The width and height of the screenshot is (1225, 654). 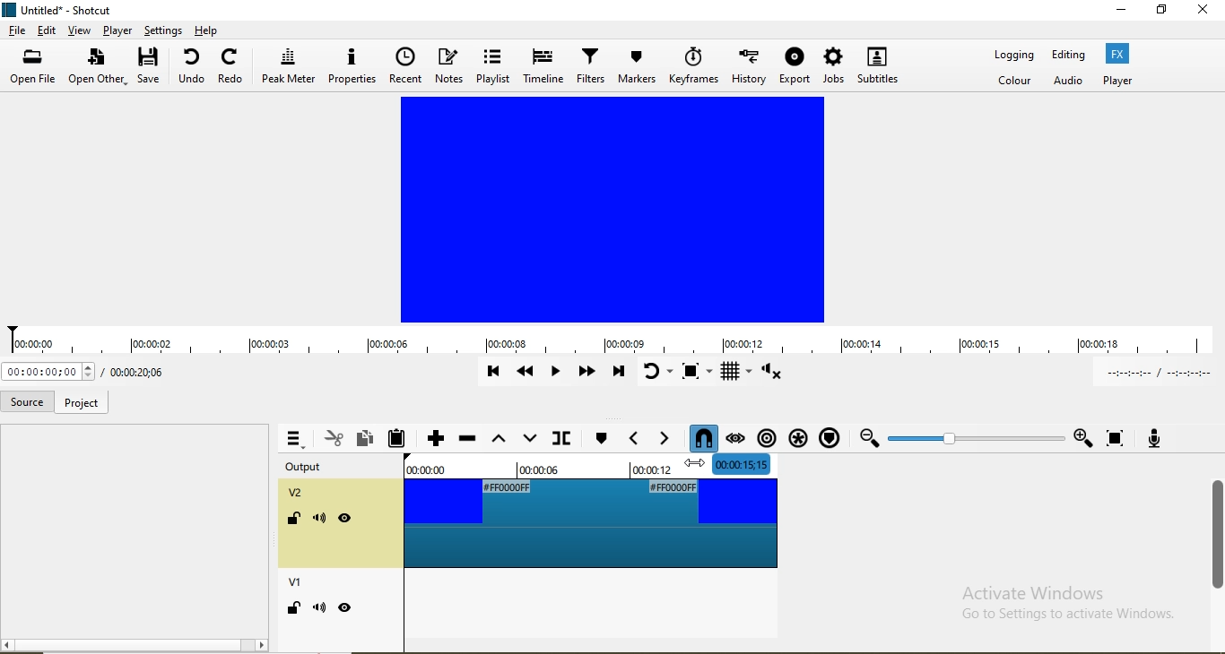 What do you see at coordinates (1066, 605) in the screenshot?
I see `Activate Windows
Go to Settings to activate Windows.` at bounding box center [1066, 605].